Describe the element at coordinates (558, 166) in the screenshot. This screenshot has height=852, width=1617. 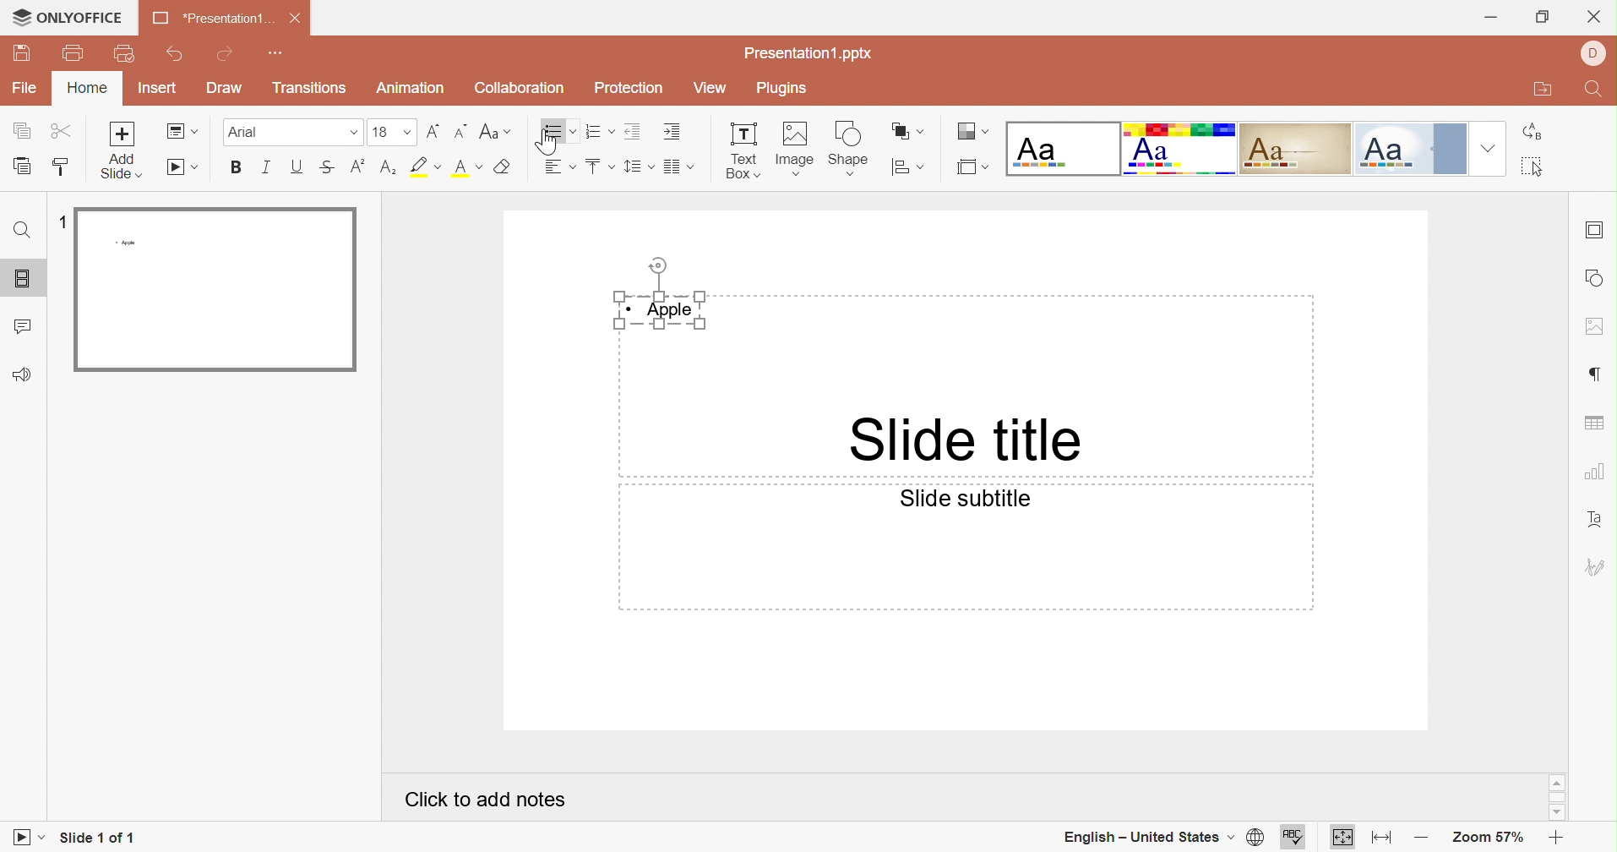
I see `Horizontal align` at that location.